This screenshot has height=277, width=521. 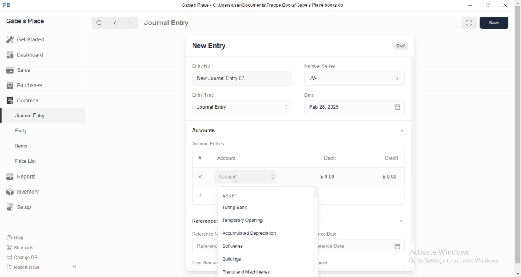 What do you see at coordinates (232, 196) in the screenshot?
I see `ASSET` at bounding box center [232, 196].